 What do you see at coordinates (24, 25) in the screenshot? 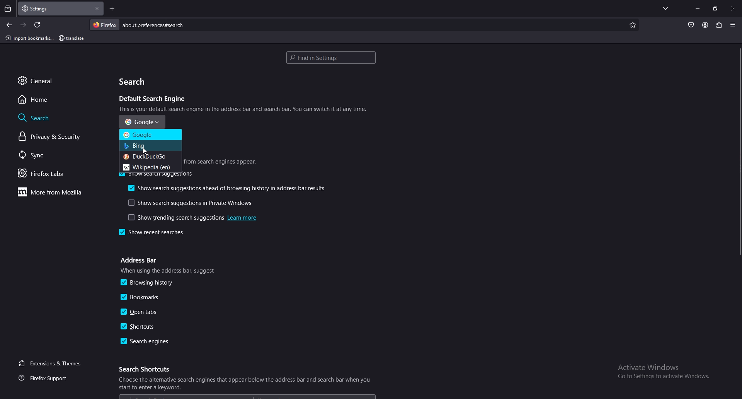
I see `forward` at bounding box center [24, 25].